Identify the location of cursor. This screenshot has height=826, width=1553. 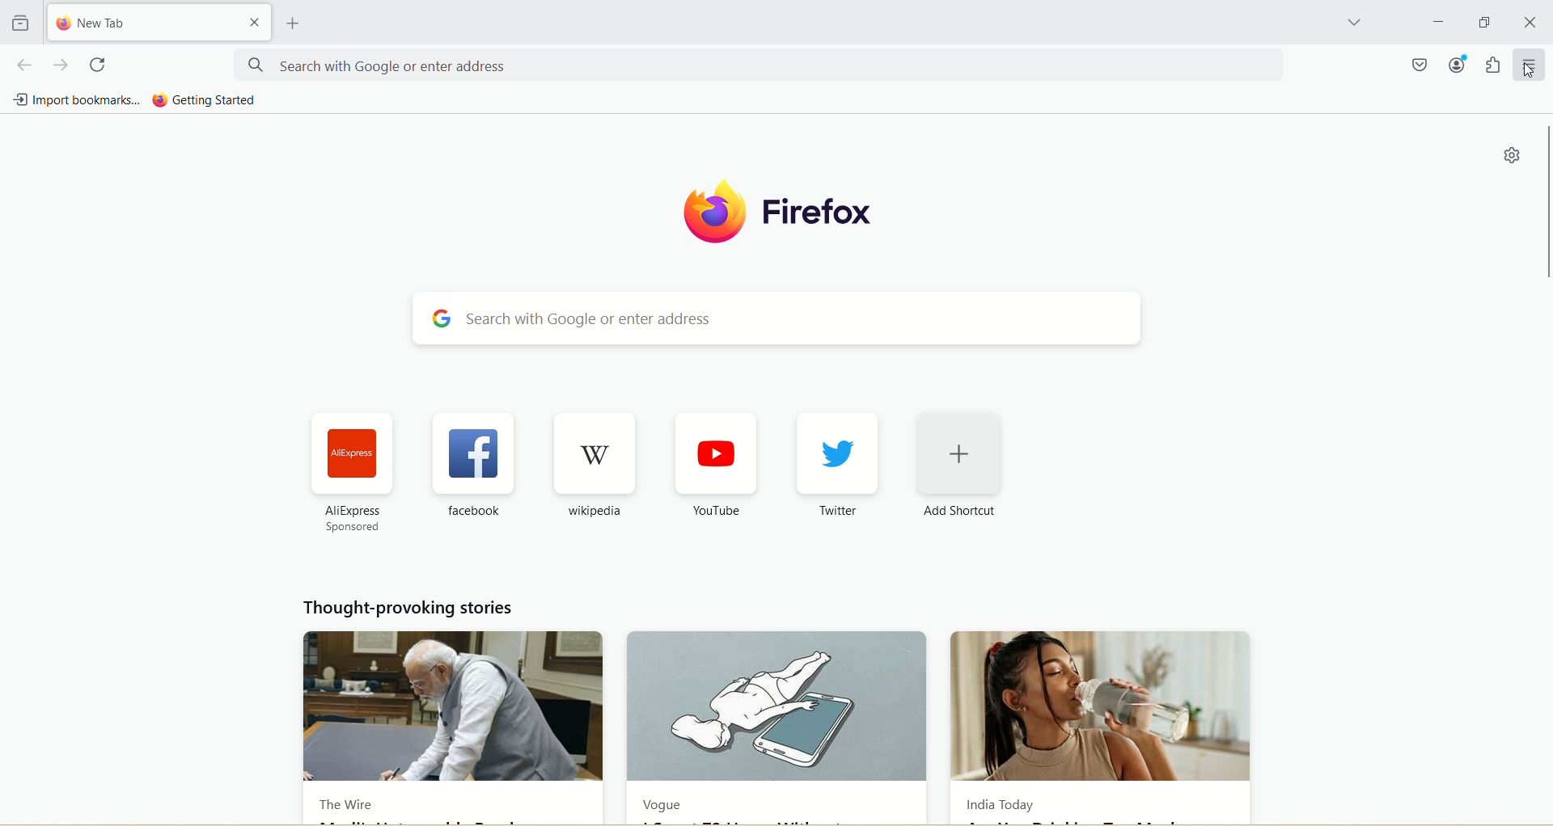
(1527, 69).